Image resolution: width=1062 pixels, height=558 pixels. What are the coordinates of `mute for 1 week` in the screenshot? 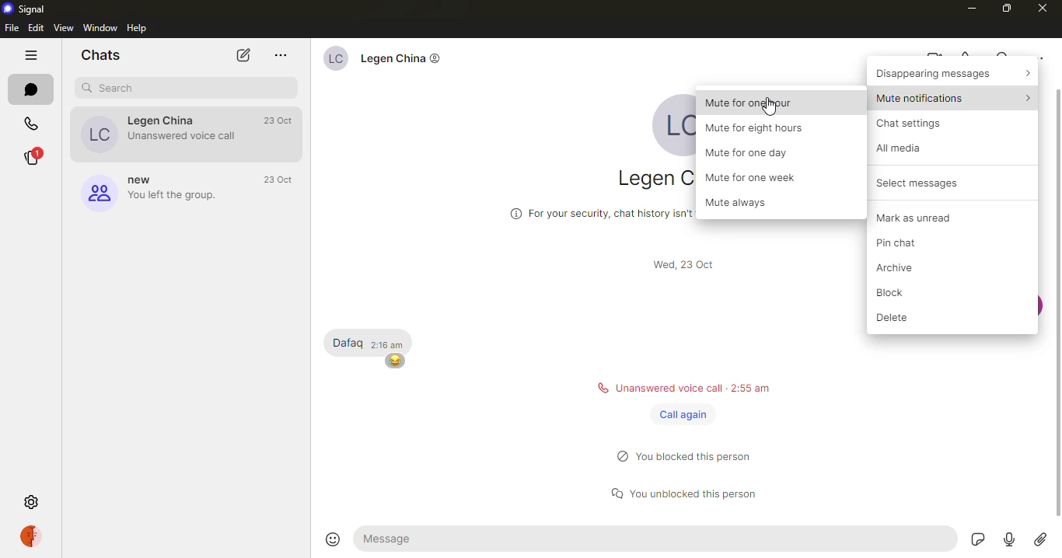 It's located at (756, 177).